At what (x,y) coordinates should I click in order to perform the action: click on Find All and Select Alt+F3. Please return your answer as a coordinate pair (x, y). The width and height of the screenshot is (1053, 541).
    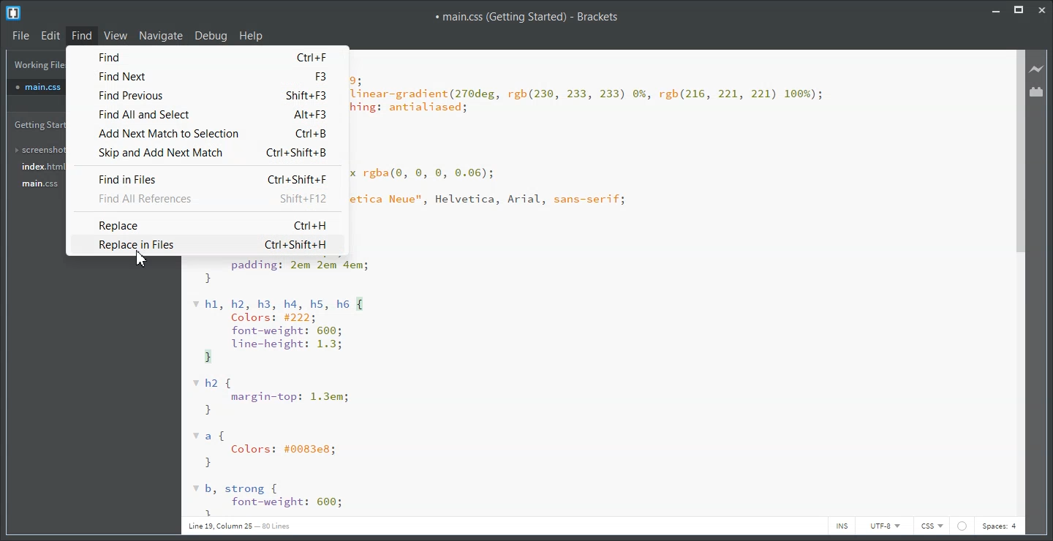
    Looking at the image, I should click on (211, 115).